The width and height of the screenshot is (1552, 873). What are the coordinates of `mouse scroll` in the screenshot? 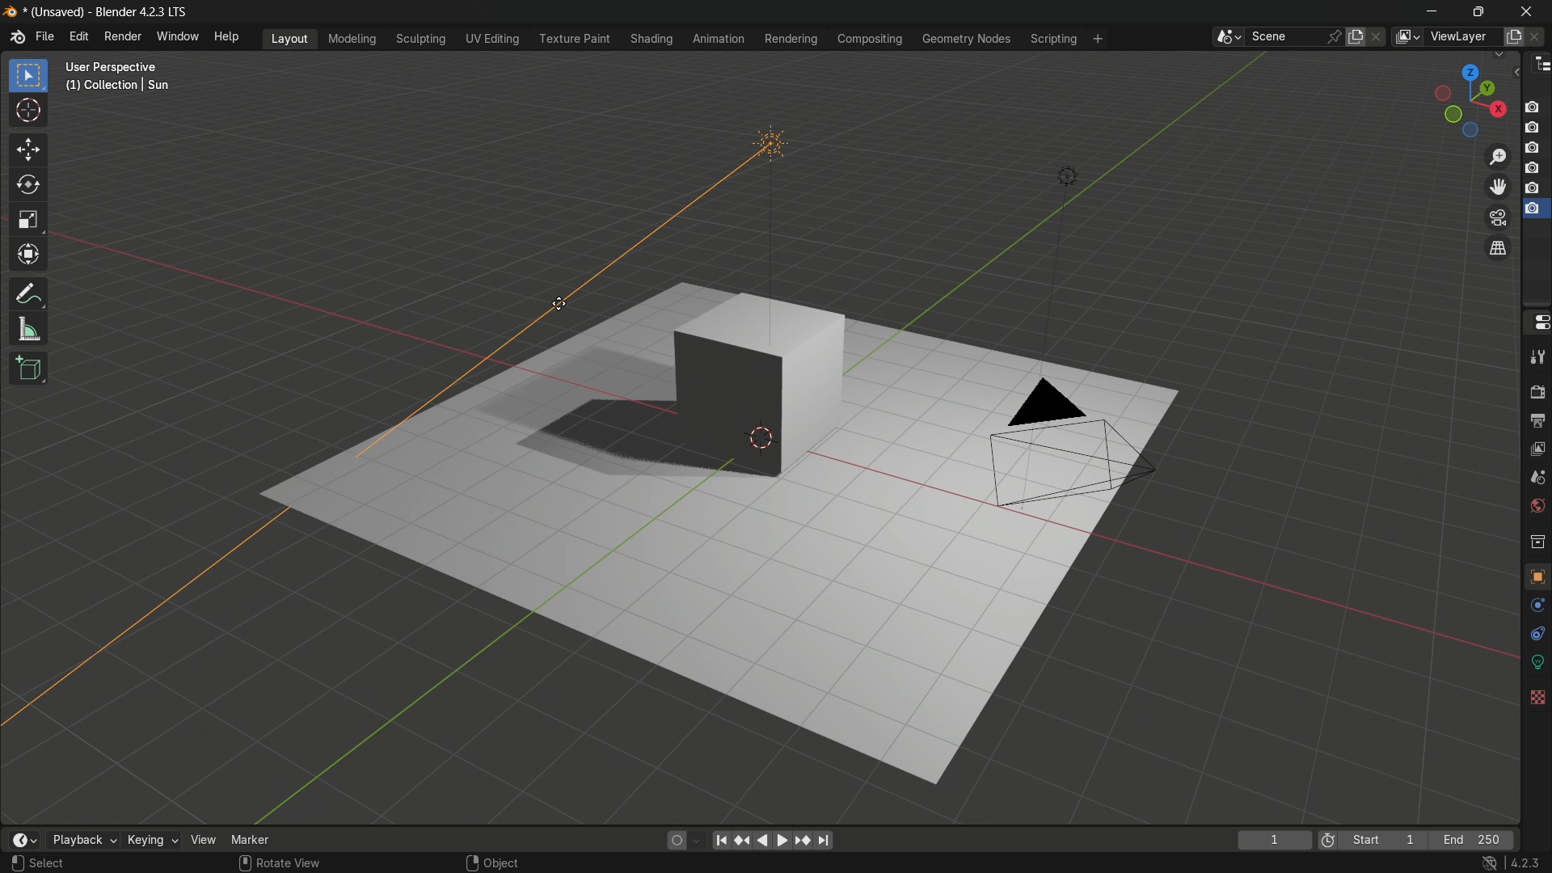 It's located at (242, 862).